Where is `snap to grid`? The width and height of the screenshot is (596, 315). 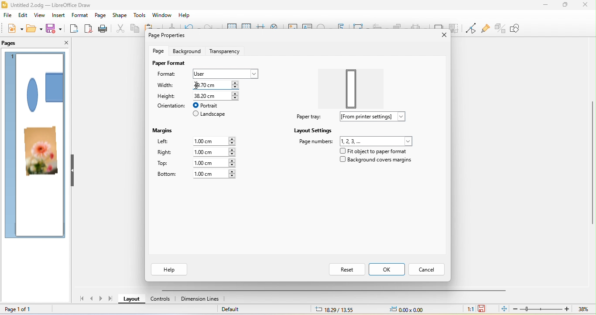
snap to grid is located at coordinates (247, 27).